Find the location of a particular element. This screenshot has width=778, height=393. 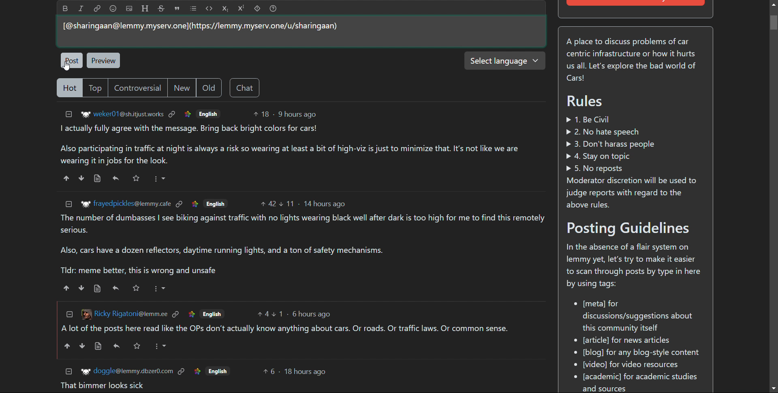

add image is located at coordinates (129, 9).